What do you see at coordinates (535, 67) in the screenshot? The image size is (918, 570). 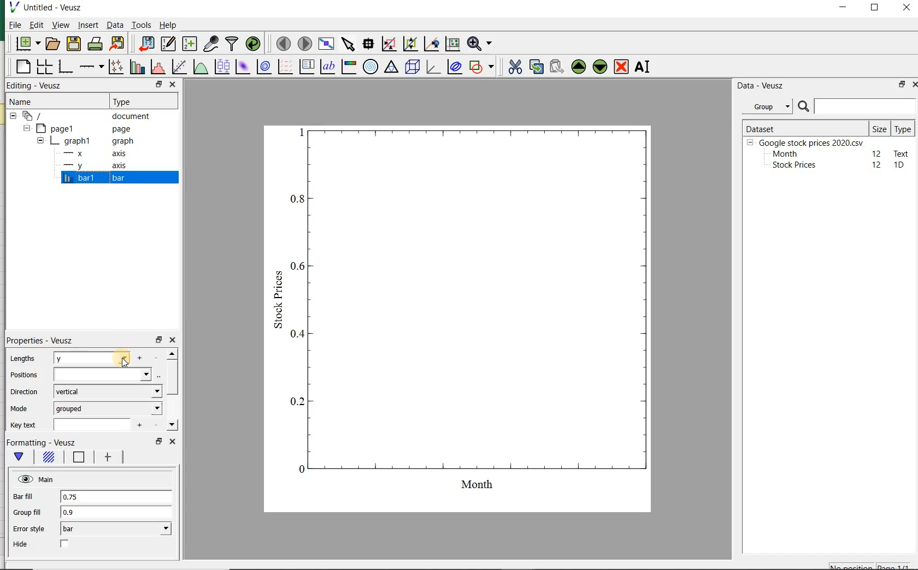 I see `copy the selected widget` at bounding box center [535, 67].